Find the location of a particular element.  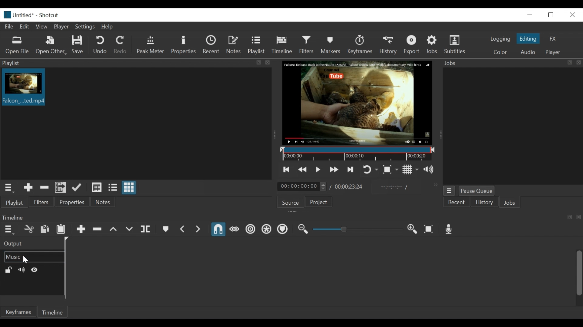

Clip thumbnail is located at coordinates (135, 124).